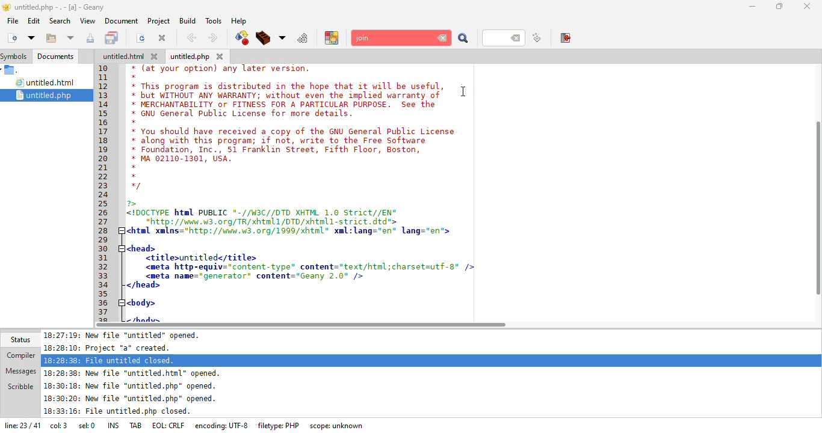 Image resolution: width=822 pixels, height=433 pixels. I want to click on close, so click(220, 56).